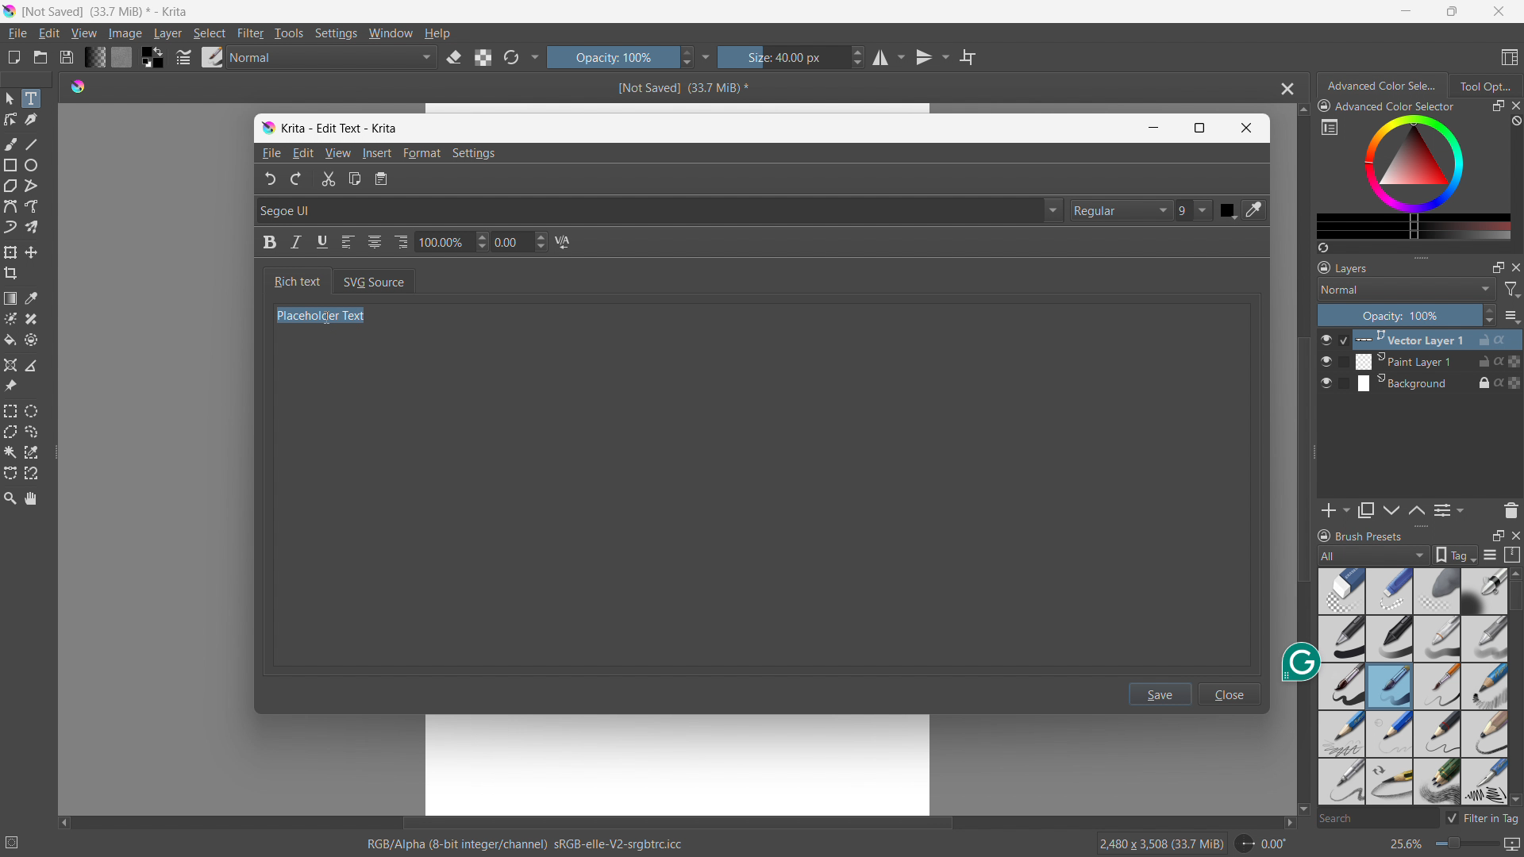  I want to click on maximize, so click(1449, 11).